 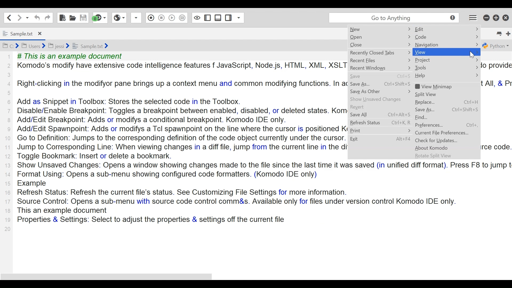 I want to click on New File, so click(x=63, y=17).